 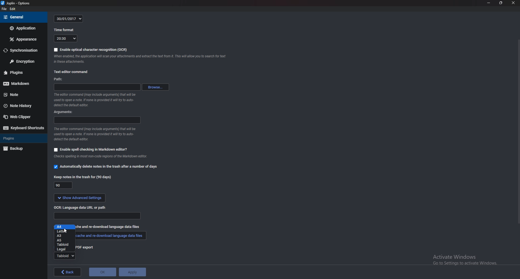 What do you see at coordinates (23, 128) in the screenshot?
I see `Keyboard shortcuts` at bounding box center [23, 128].